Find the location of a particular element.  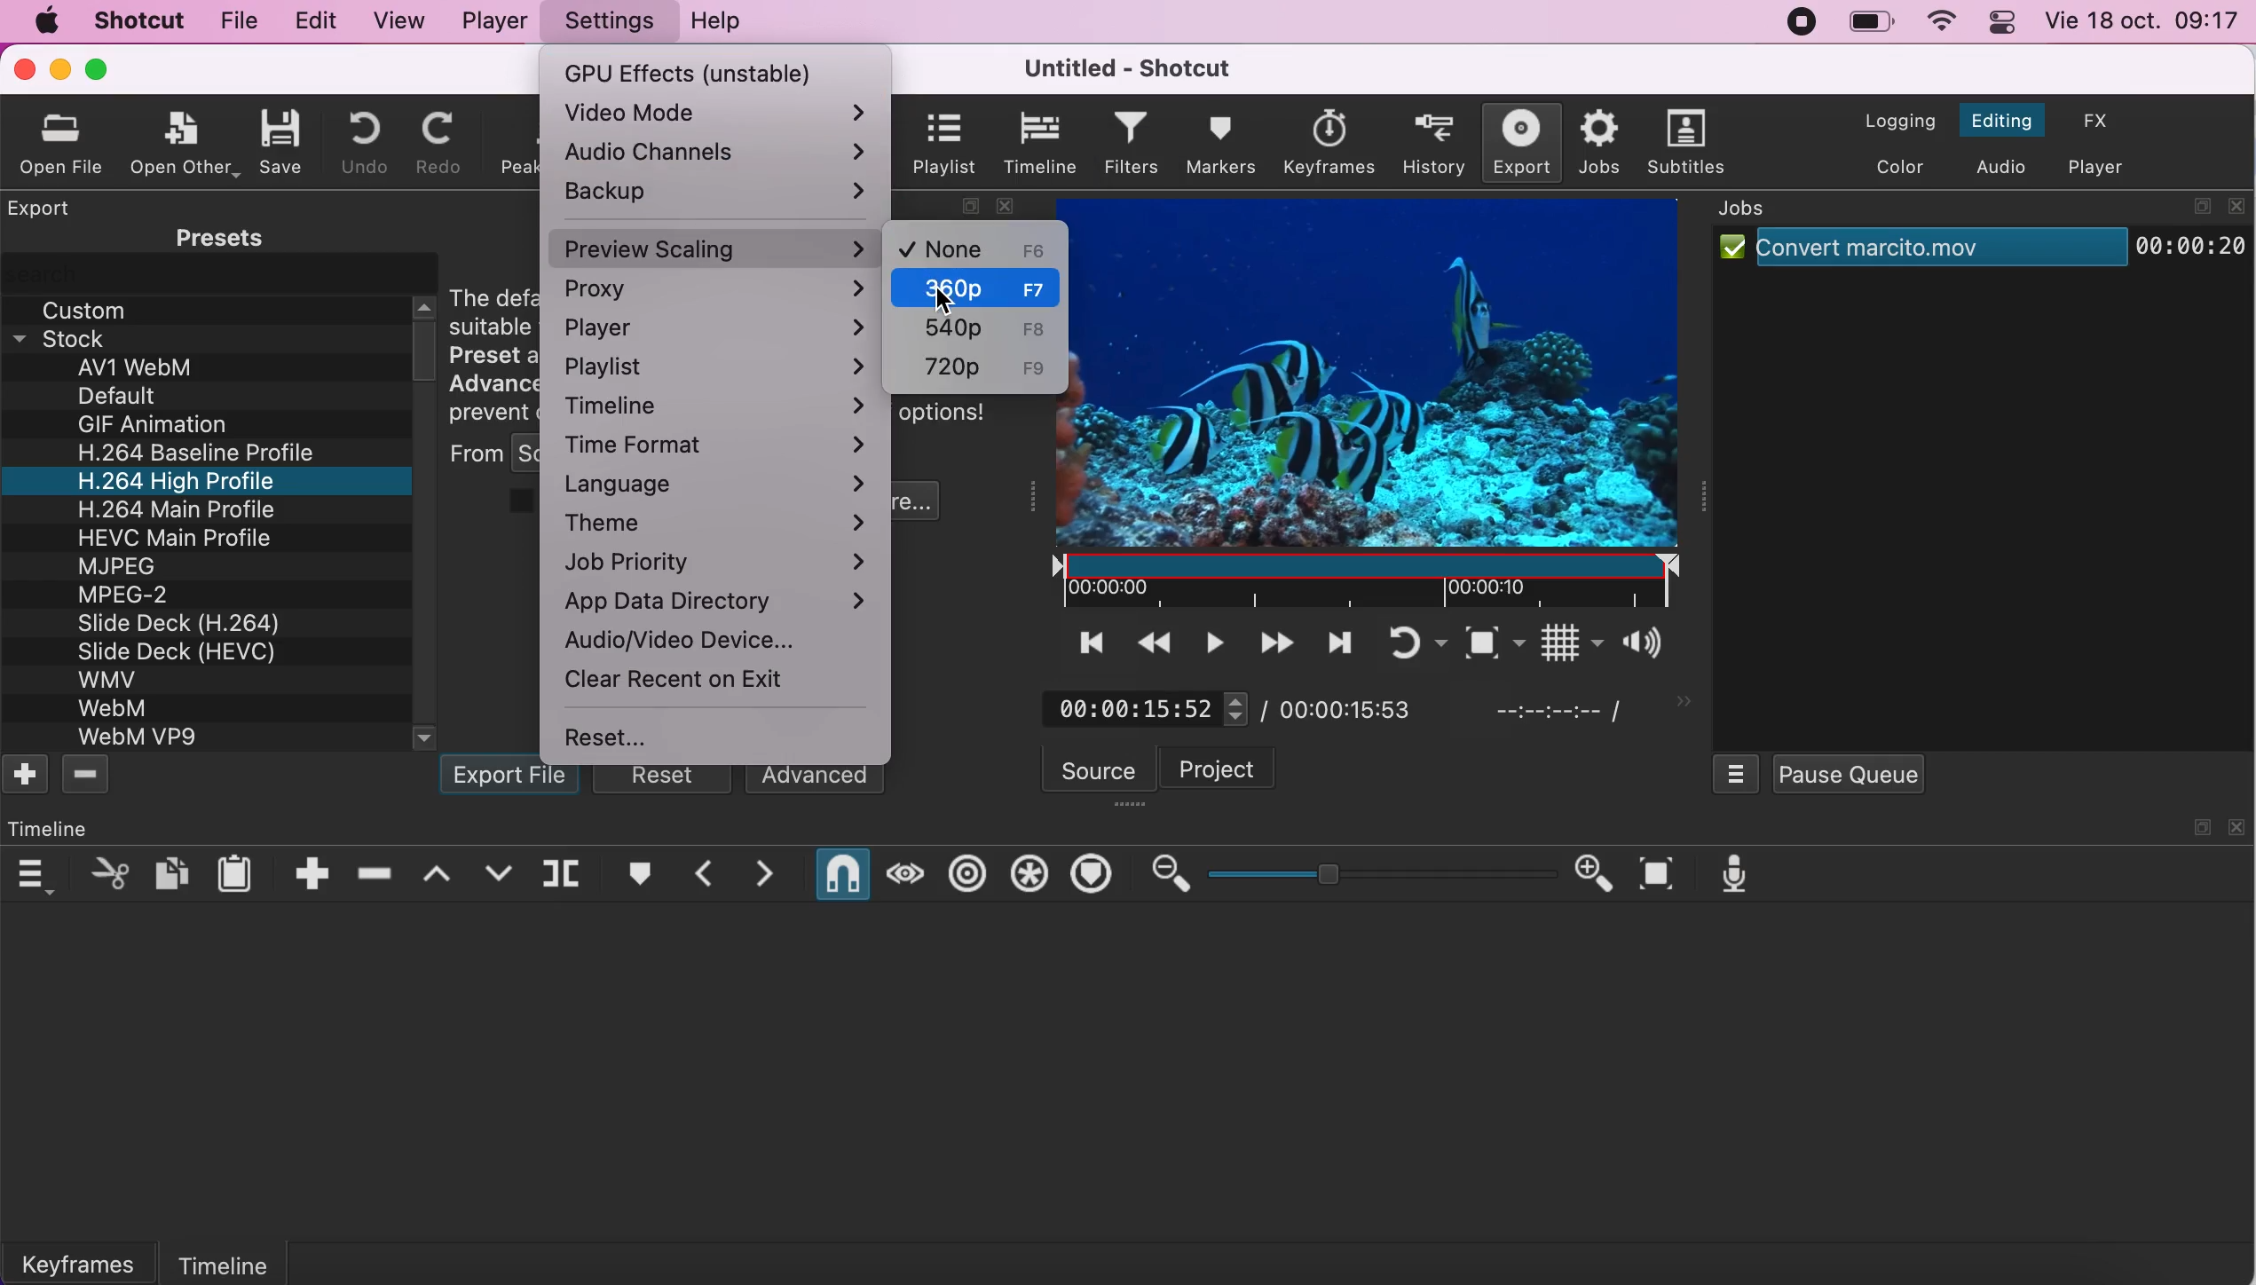

pause queue is located at coordinates (1847, 773).